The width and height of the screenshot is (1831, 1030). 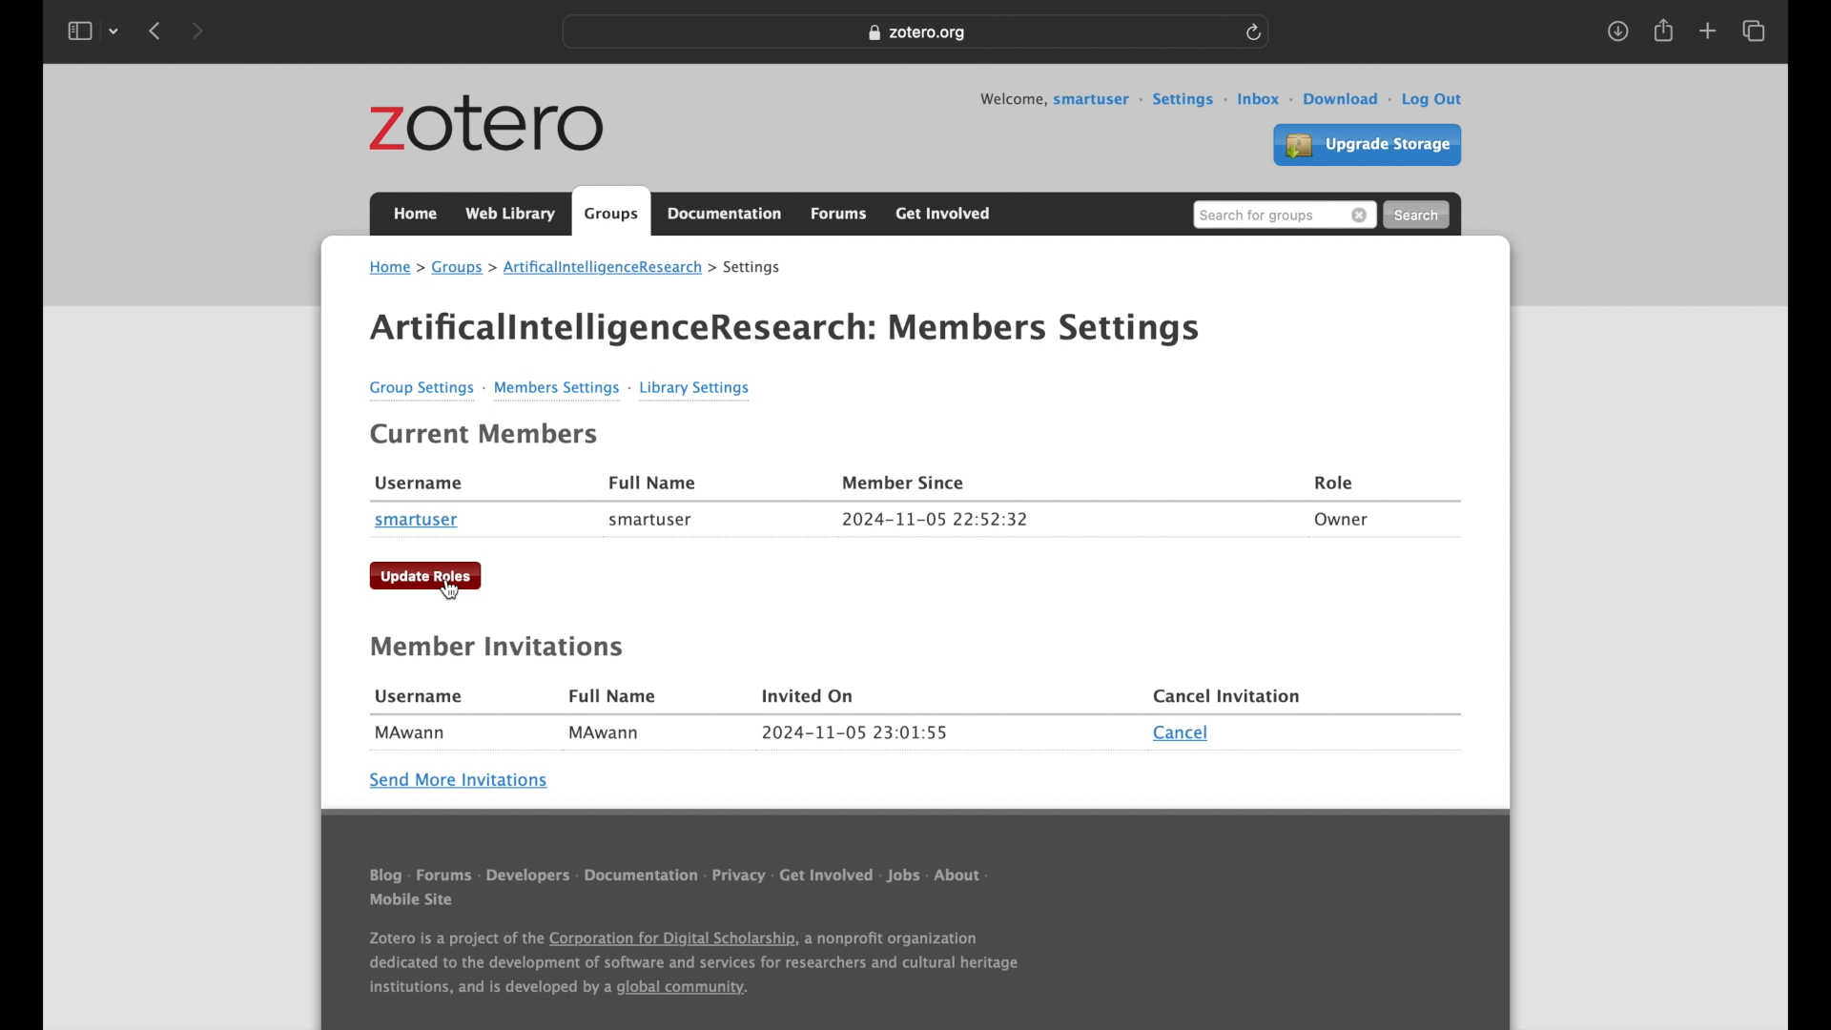 What do you see at coordinates (397, 267) in the screenshot?
I see `home` at bounding box center [397, 267].